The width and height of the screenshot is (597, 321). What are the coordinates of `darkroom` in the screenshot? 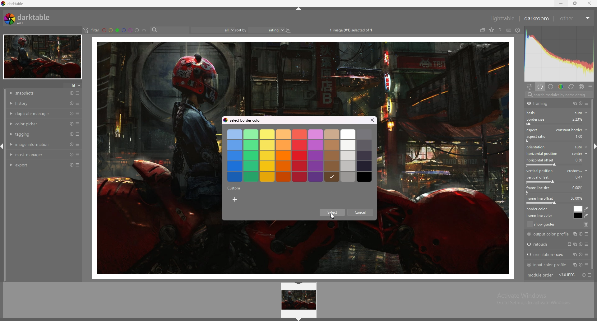 It's located at (536, 18).